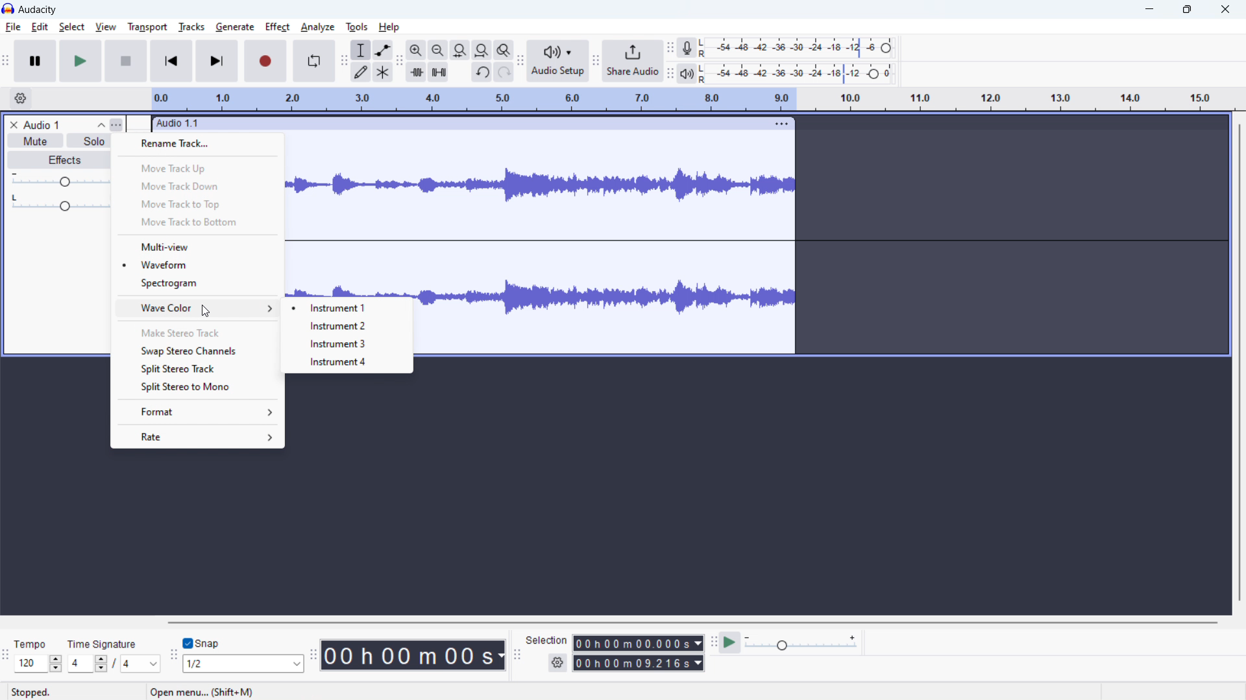 The width and height of the screenshot is (1246, 700). What do you see at coordinates (460, 49) in the screenshot?
I see `fit selection to width` at bounding box center [460, 49].